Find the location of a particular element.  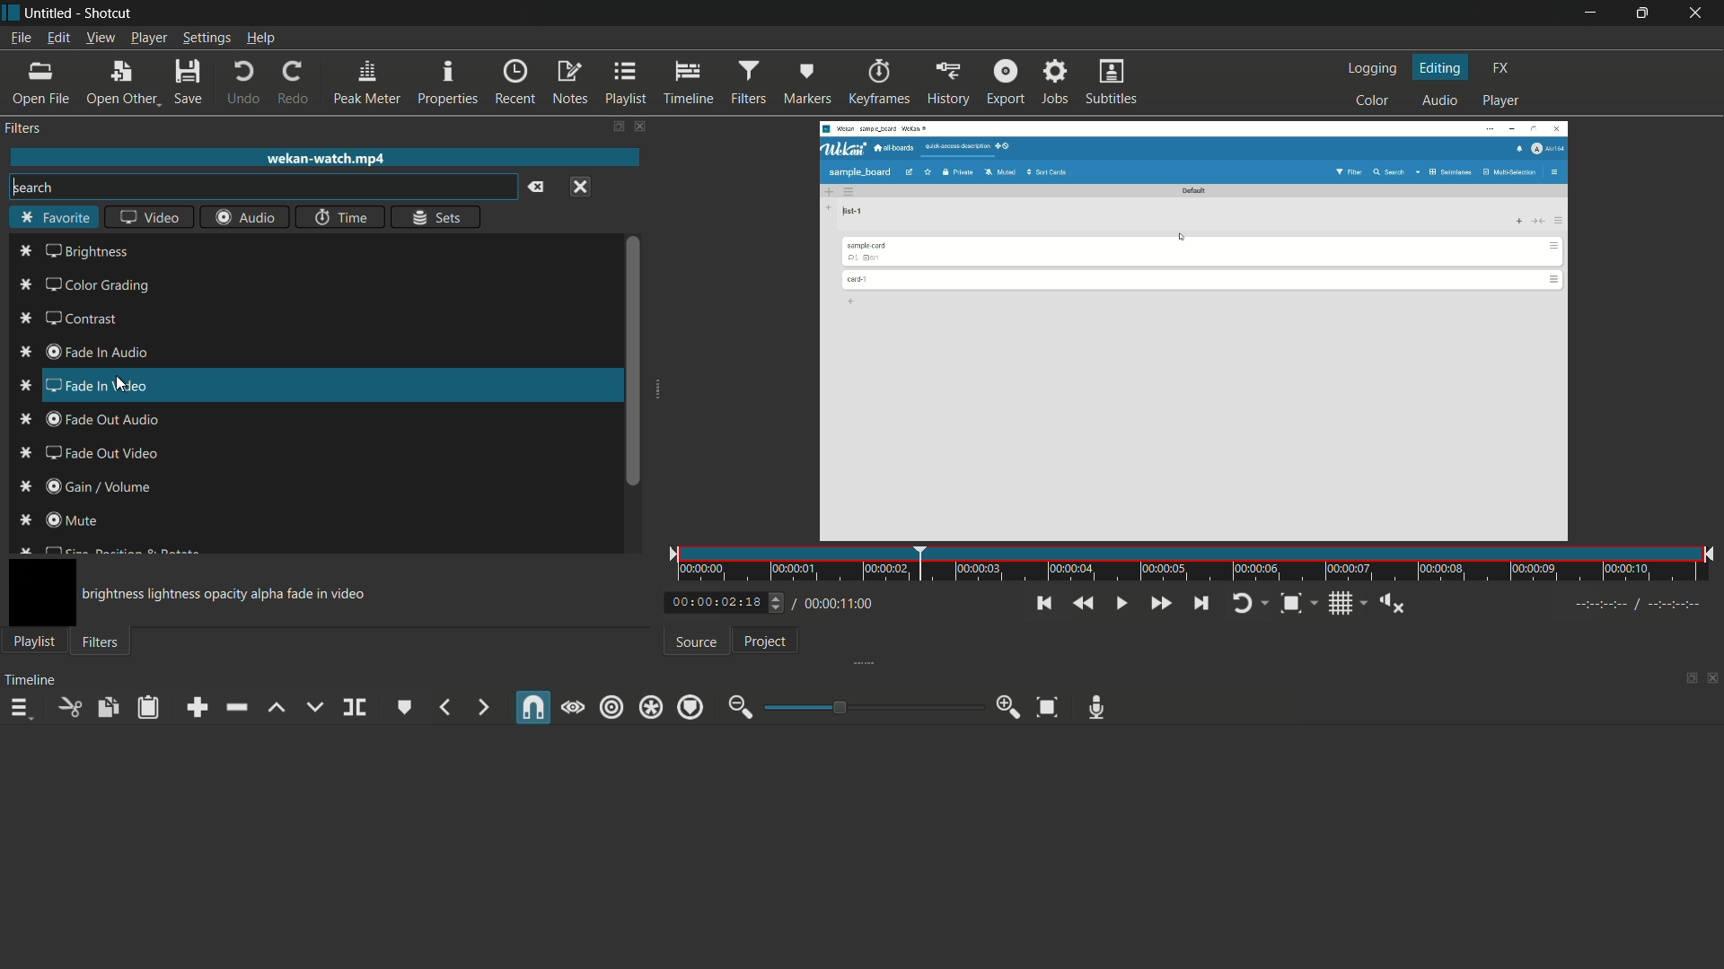

playlist is located at coordinates (624, 83).